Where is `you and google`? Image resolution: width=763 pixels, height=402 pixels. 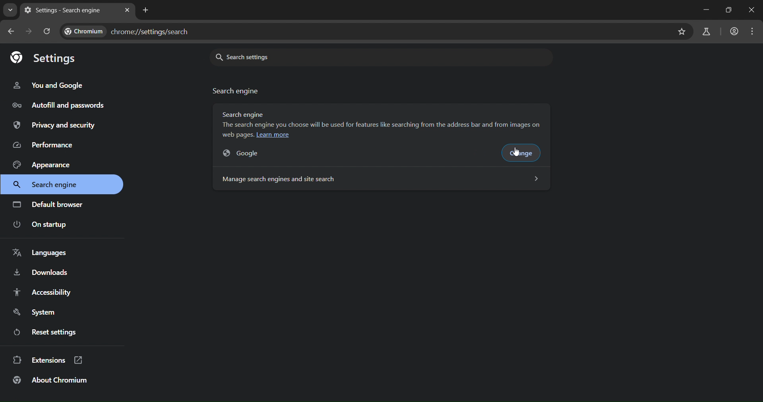
you and google is located at coordinates (50, 85).